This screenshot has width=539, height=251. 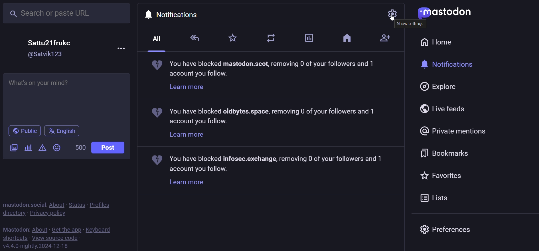 What do you see at coordinates (395, 20) in the screenshot?
I see `cursor` at bounding box center [395, 20].